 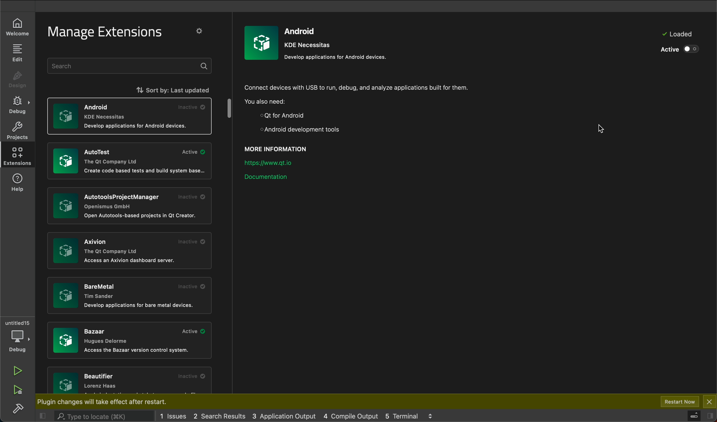 I want to click on extensions, so click(x=18, y=156).